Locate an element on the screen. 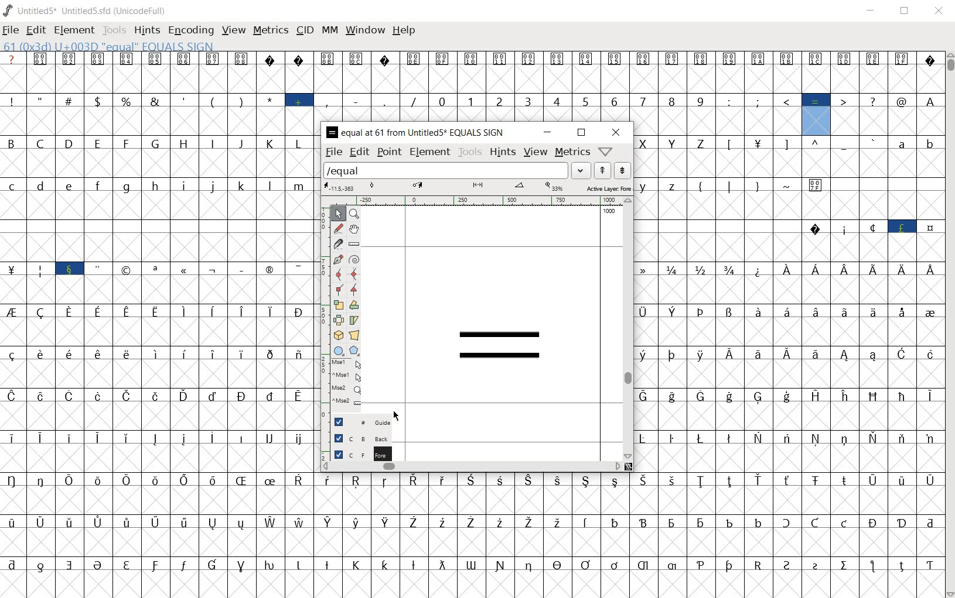 The image size is (955, 598). ruler is located at coordinates (489, 201).